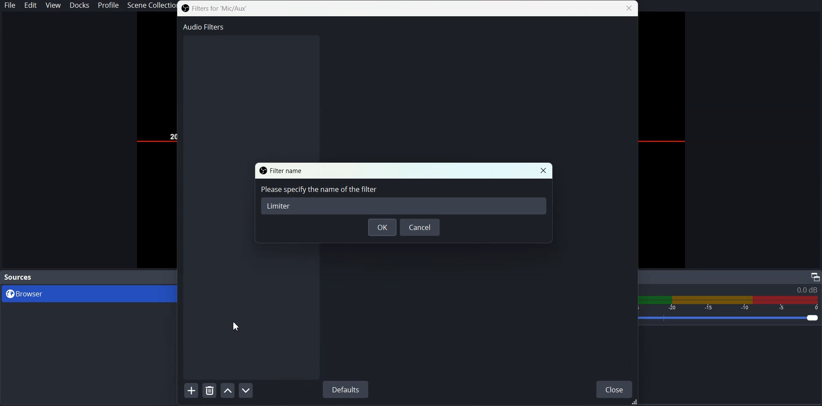 Image resolution: width=822 pixels, height=406 pixels. Describe the element at coordinates (807, 290) in the screenshot. I see `0.0 db` at that location.